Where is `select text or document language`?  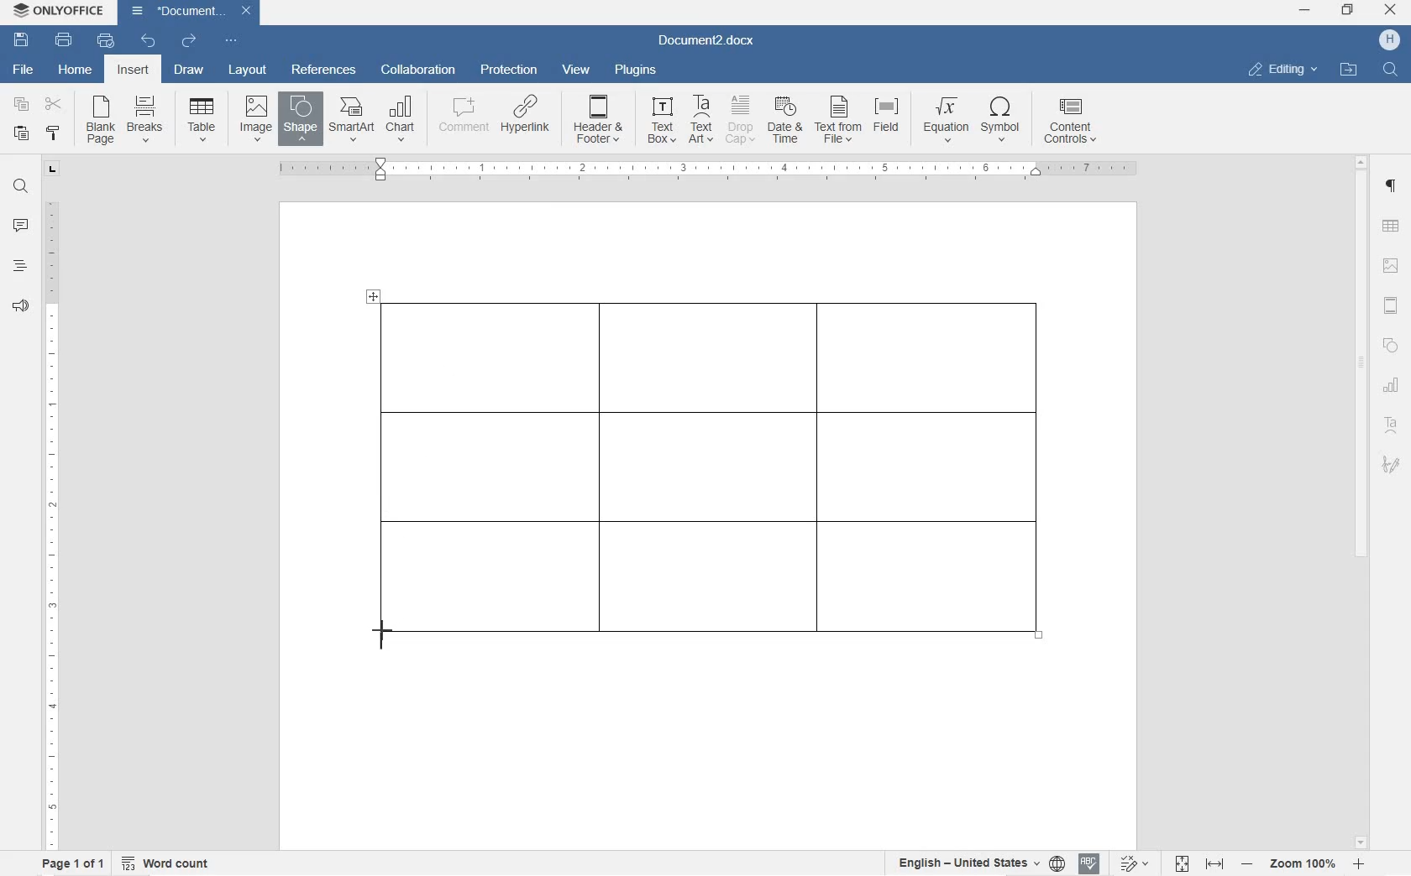
select text or document language is located at coordinates (978, 865).